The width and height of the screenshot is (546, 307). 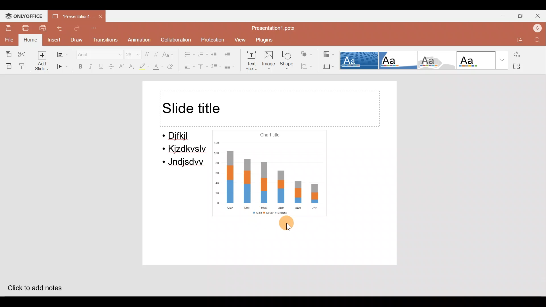 I want to click on Line spacing, so click(x=215, y=66).